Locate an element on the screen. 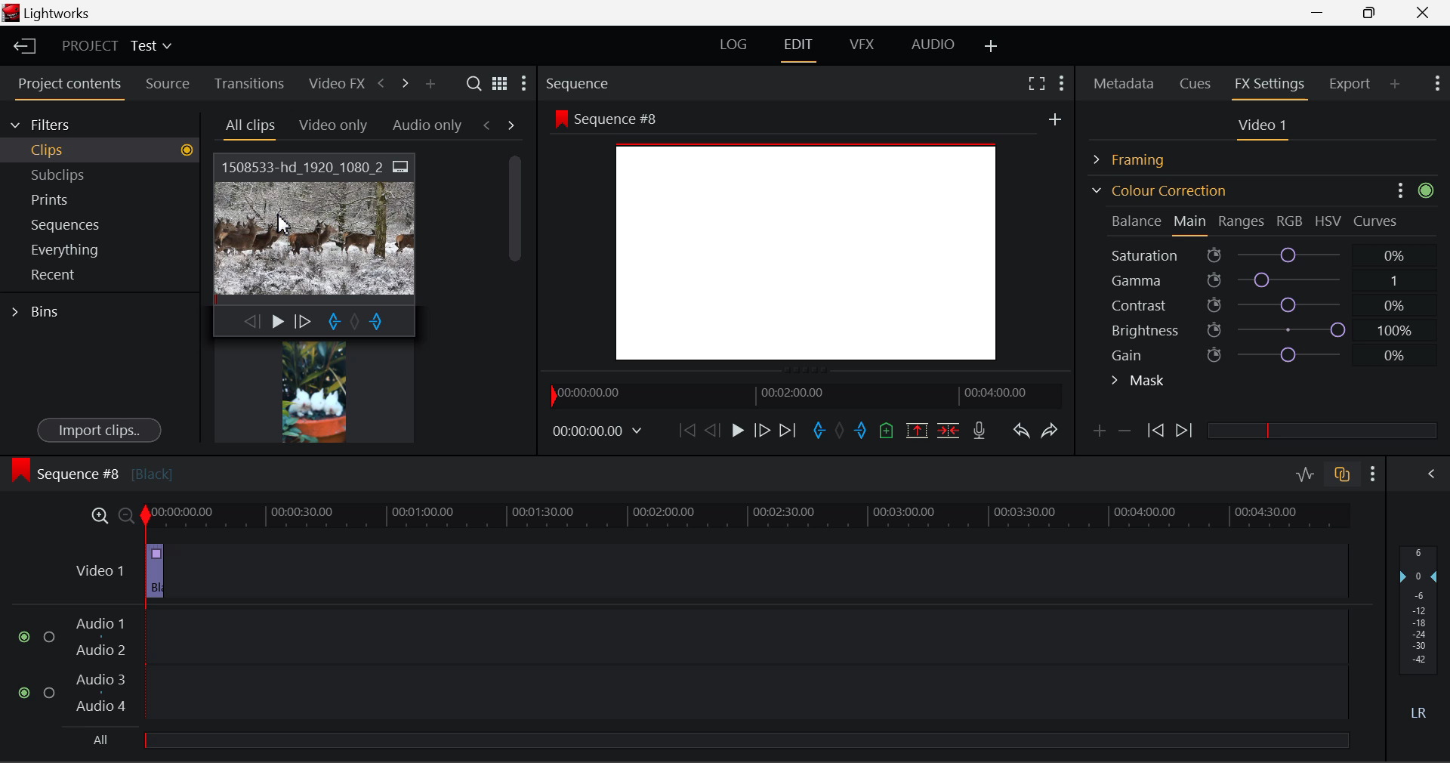  Curves is located at coordinates (1377, 221).